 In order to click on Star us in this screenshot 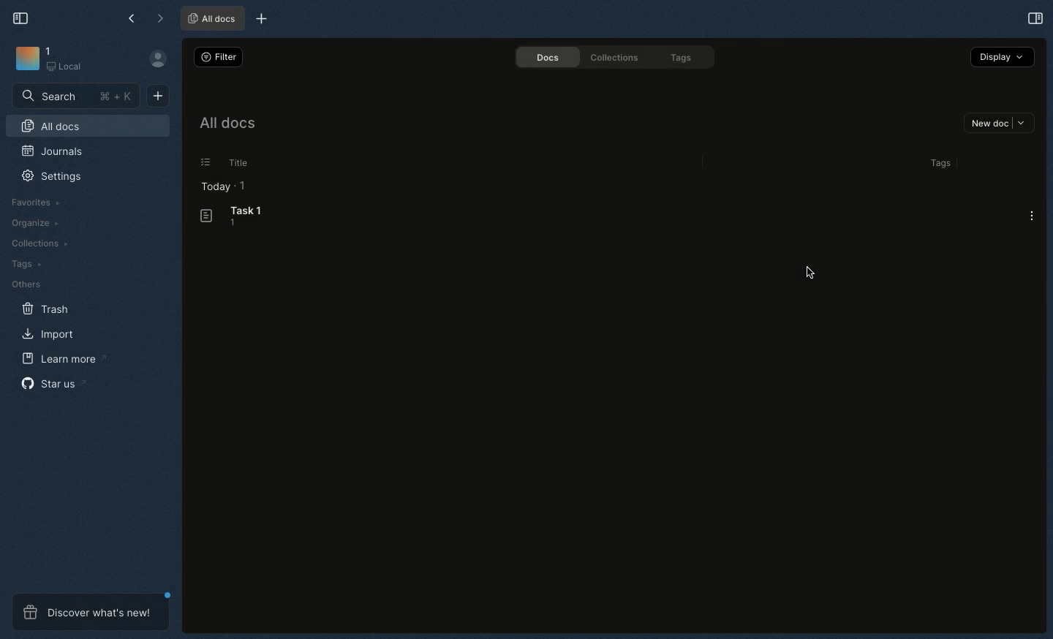, I will do `click(51, 382)`.